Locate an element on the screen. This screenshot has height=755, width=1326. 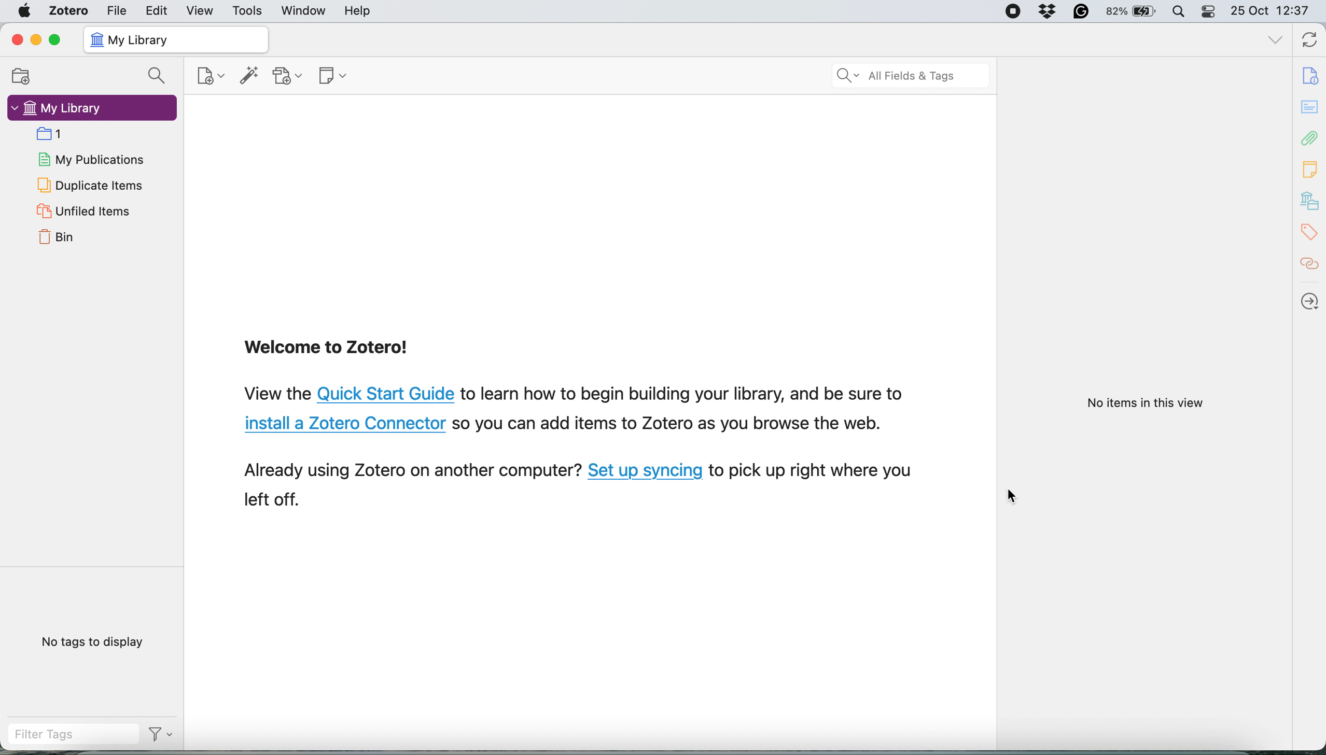
no tags to display is located at coordinates (91, 641).